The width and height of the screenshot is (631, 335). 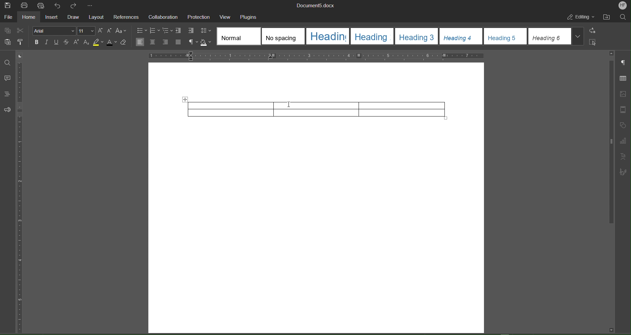 I want to click on Decrease Indent, so click(x=180, y=31).